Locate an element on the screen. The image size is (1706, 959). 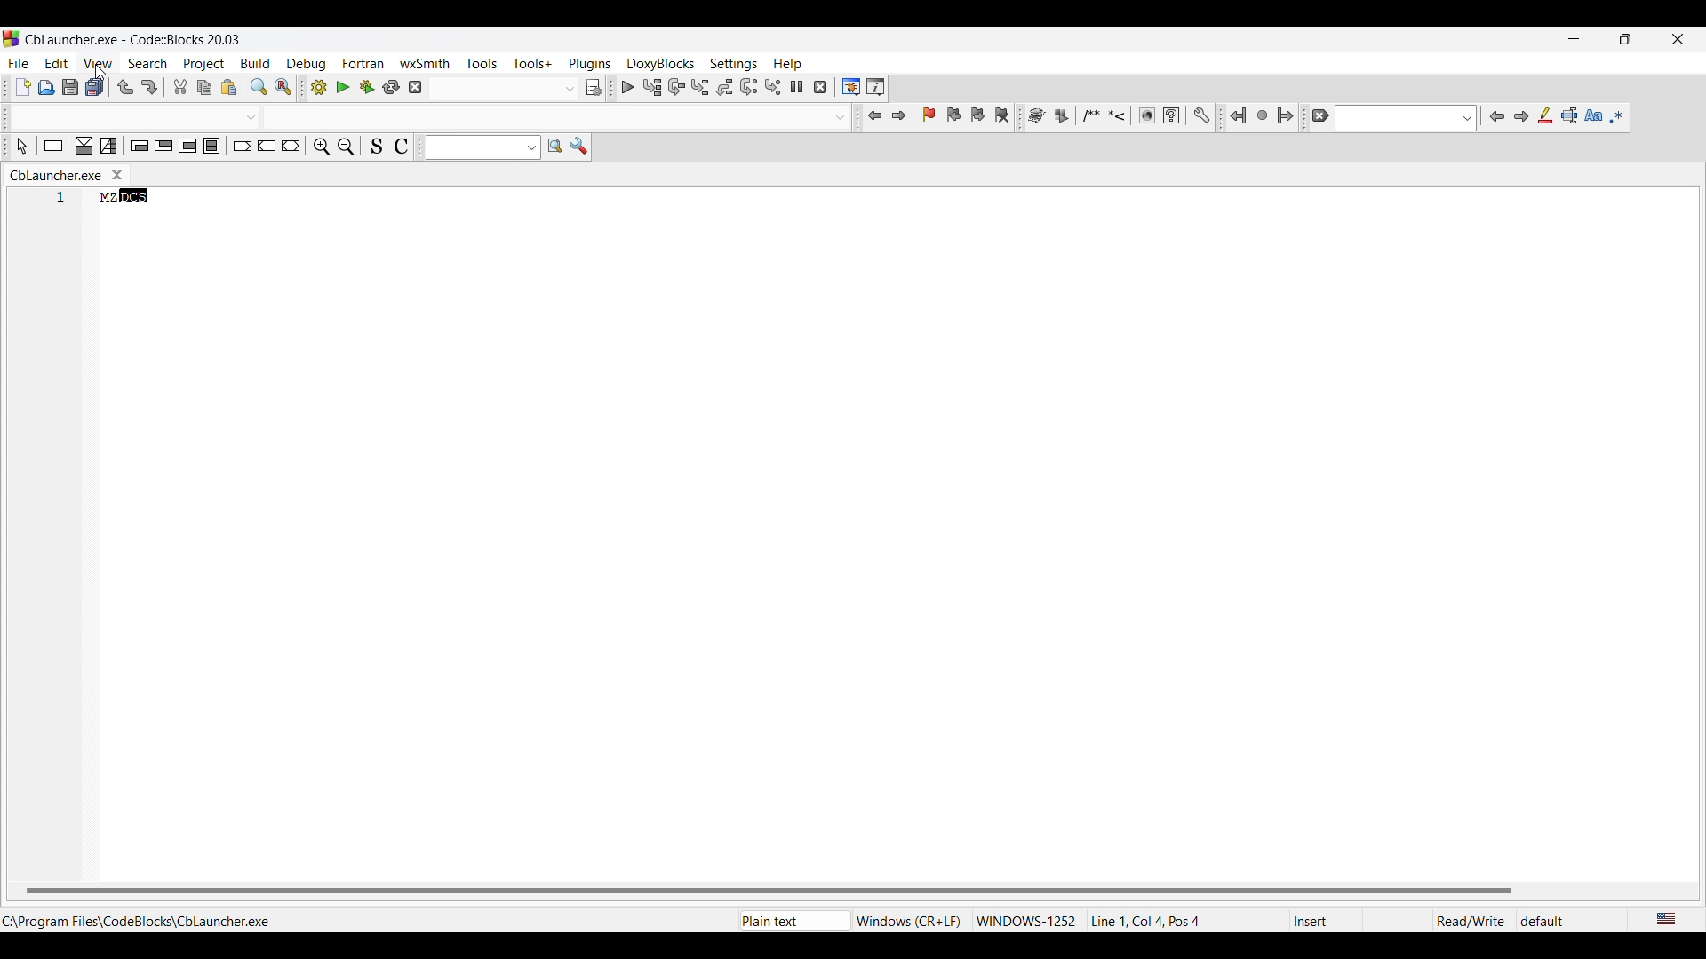
Entry condition loop is located at coordinates (140, 146).